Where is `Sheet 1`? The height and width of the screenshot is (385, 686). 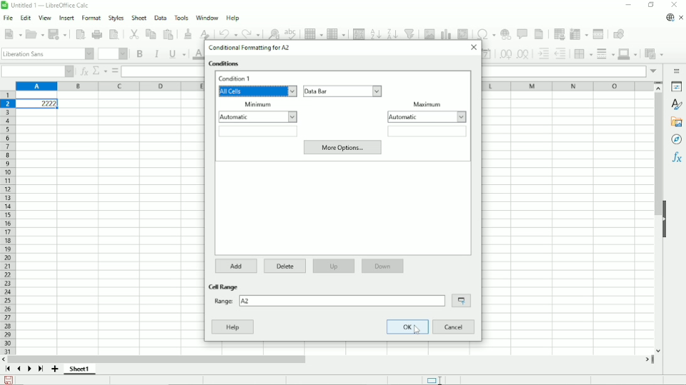
Sheet 1 is located at coordinates (80, 369).